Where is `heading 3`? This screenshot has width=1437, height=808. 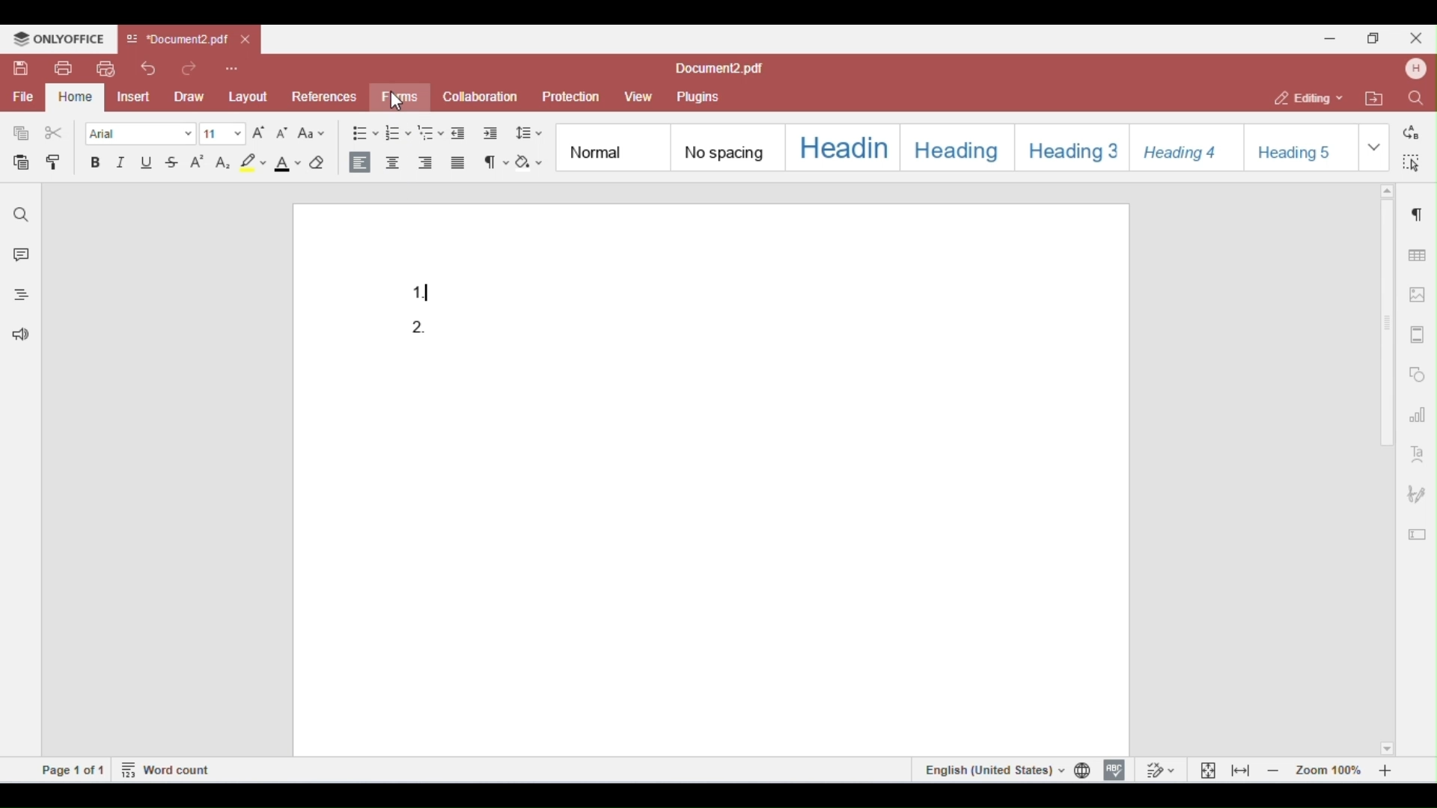
heading 3 is located at coordinates (1069, 145).